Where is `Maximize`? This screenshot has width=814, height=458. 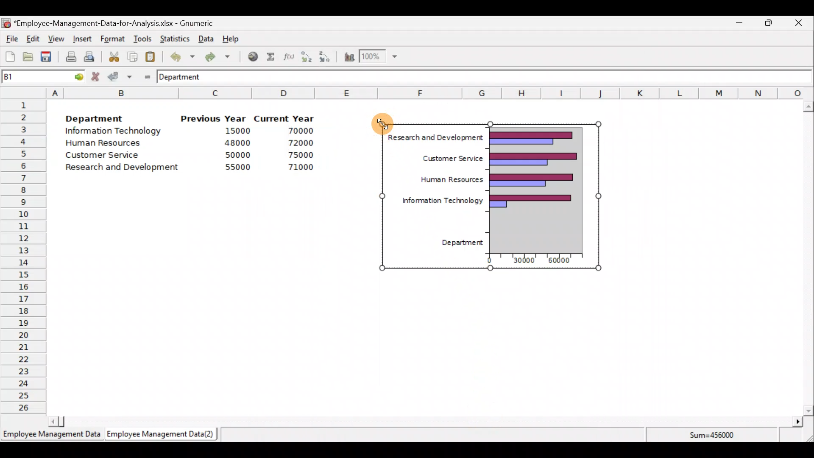 Maximize is located at coordinates (769, 22).